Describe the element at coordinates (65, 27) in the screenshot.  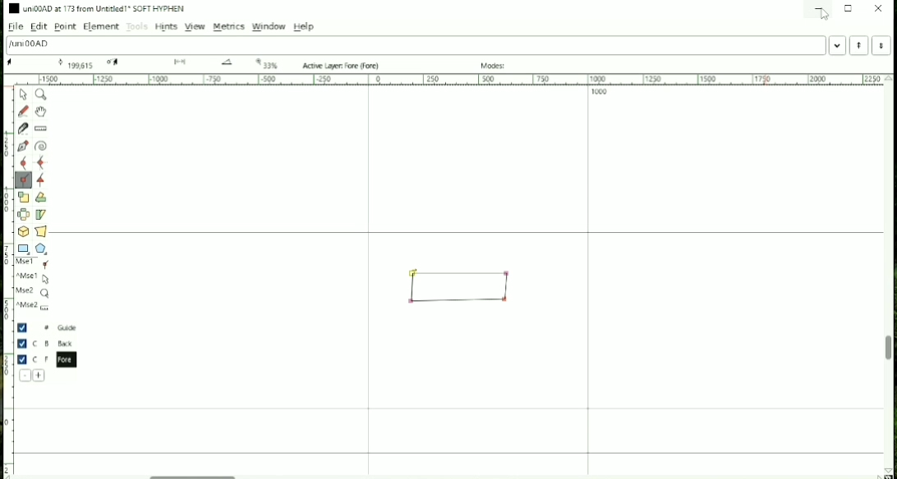
I see `Point` at that location.